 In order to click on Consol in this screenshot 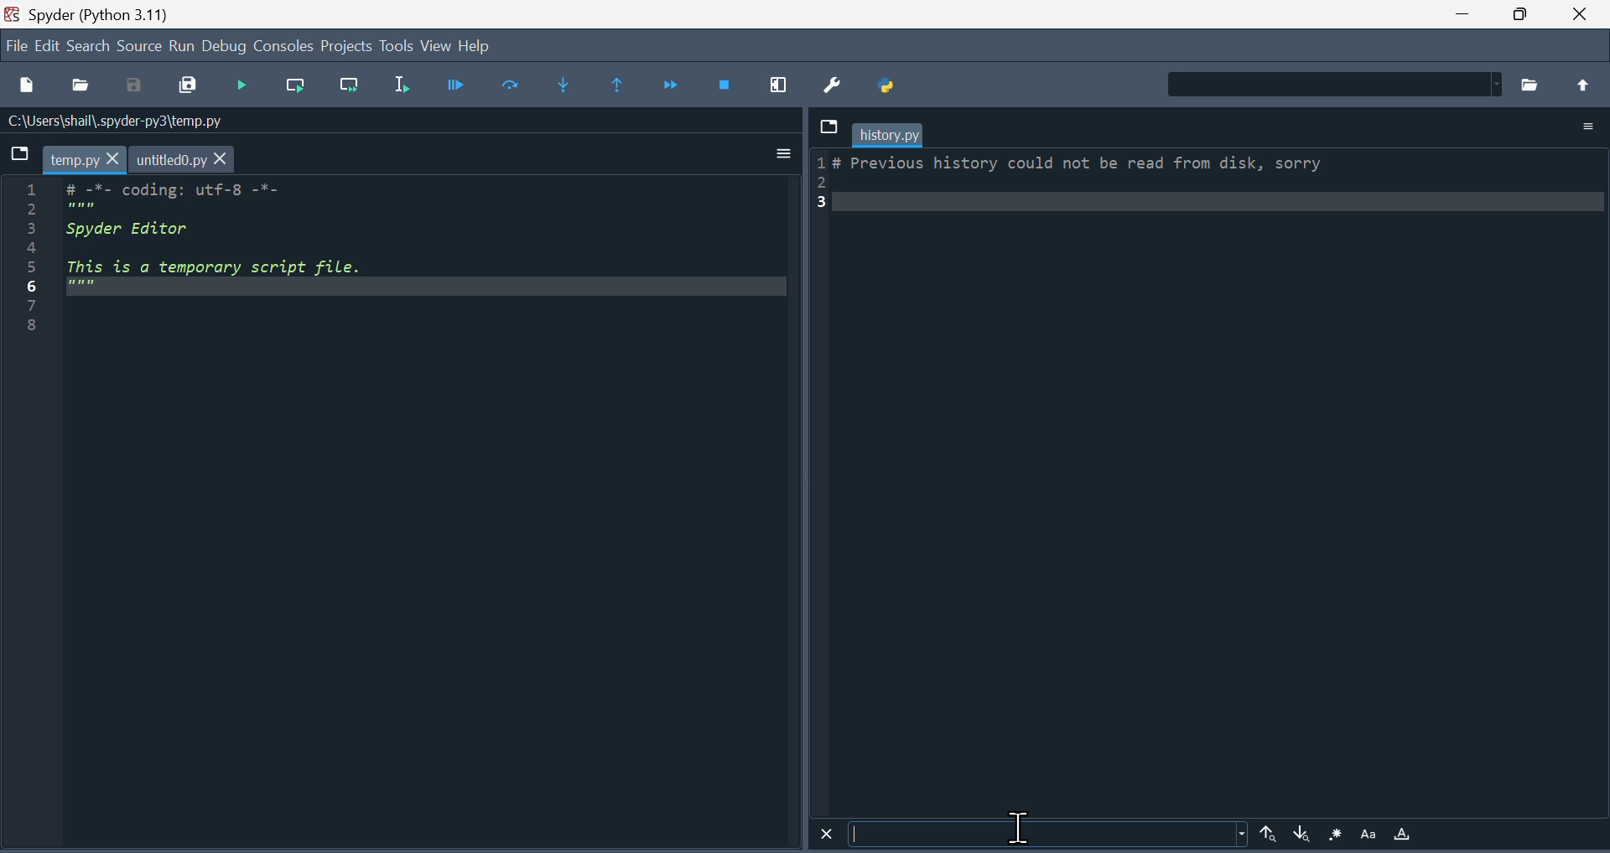, I will do `click(283, 44)`.